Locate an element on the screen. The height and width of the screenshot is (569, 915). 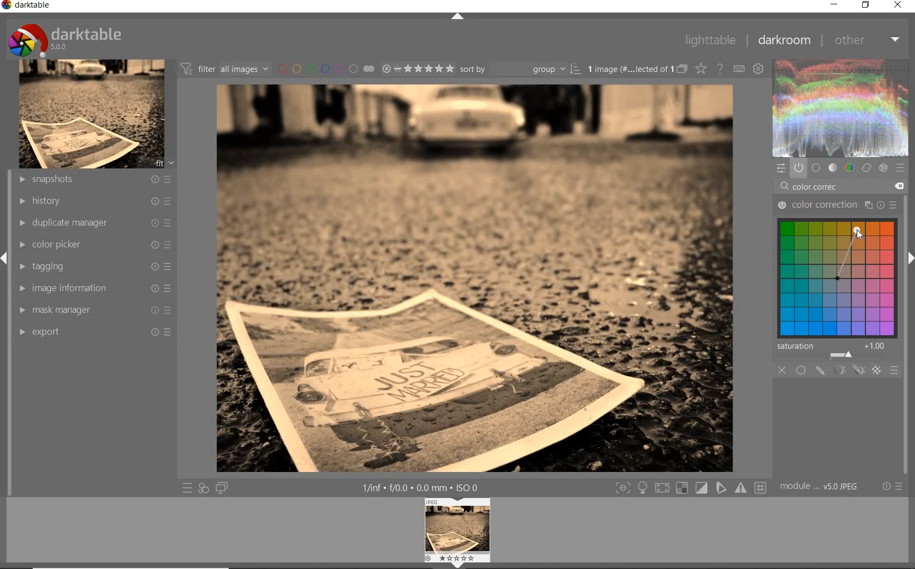
define keyboard shortcut is located at coordinates (739, 68).